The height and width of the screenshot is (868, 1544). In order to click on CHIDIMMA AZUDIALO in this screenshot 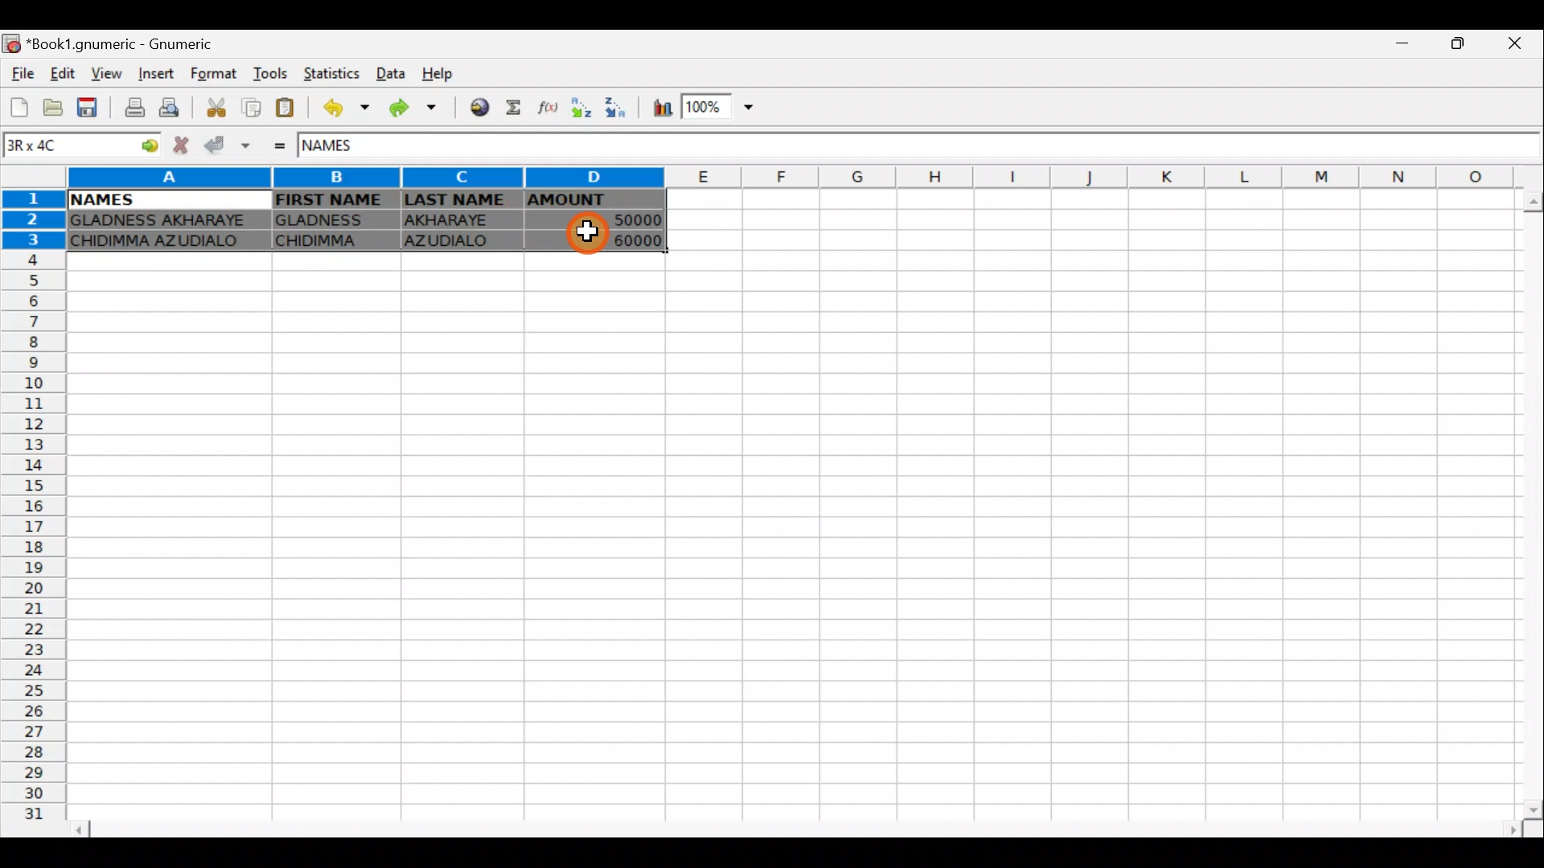, I will do `click(162, 243)`.